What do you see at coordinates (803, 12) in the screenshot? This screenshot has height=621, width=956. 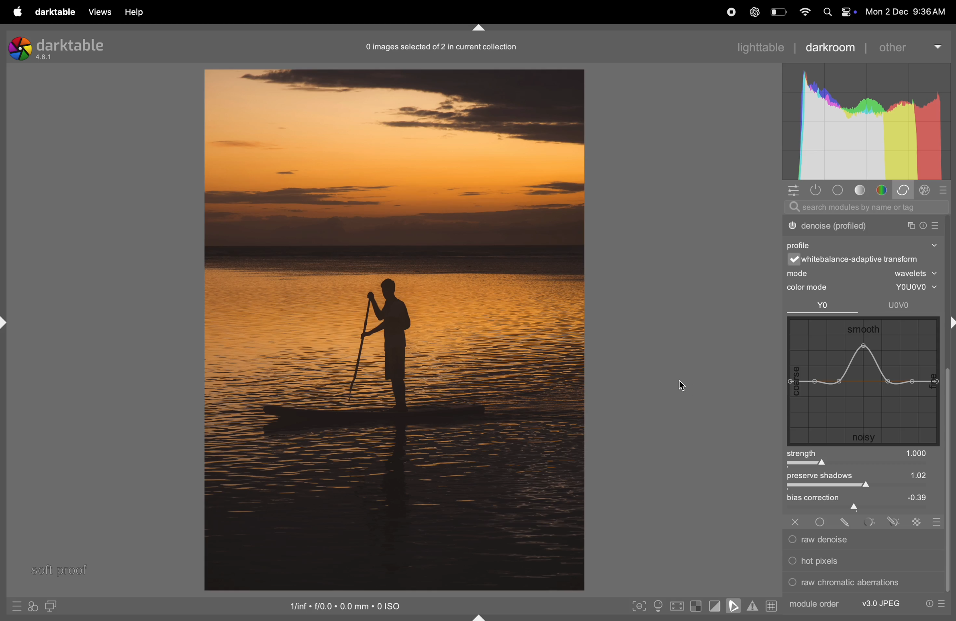 I see `wifi` at bounding box center [803, 12].